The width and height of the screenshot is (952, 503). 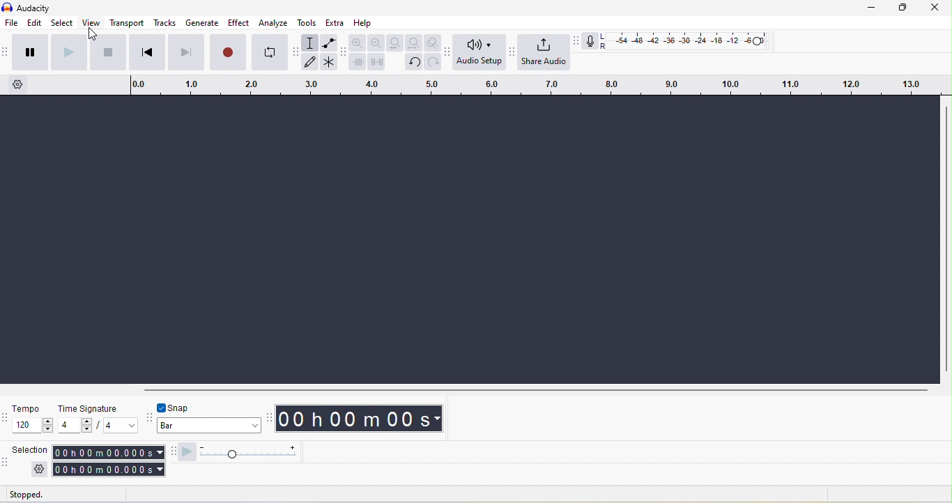 I want to click on share audio toolbar, so click(x=511, y=51).